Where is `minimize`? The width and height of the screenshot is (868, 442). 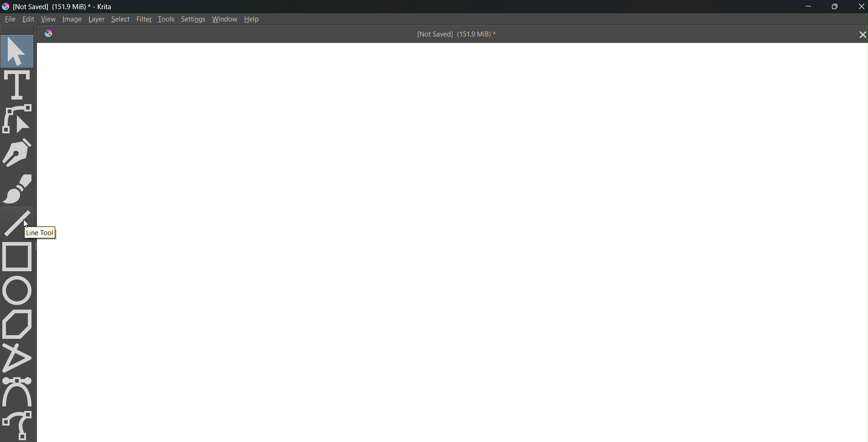
minimize is located at coordinates (805, 7).